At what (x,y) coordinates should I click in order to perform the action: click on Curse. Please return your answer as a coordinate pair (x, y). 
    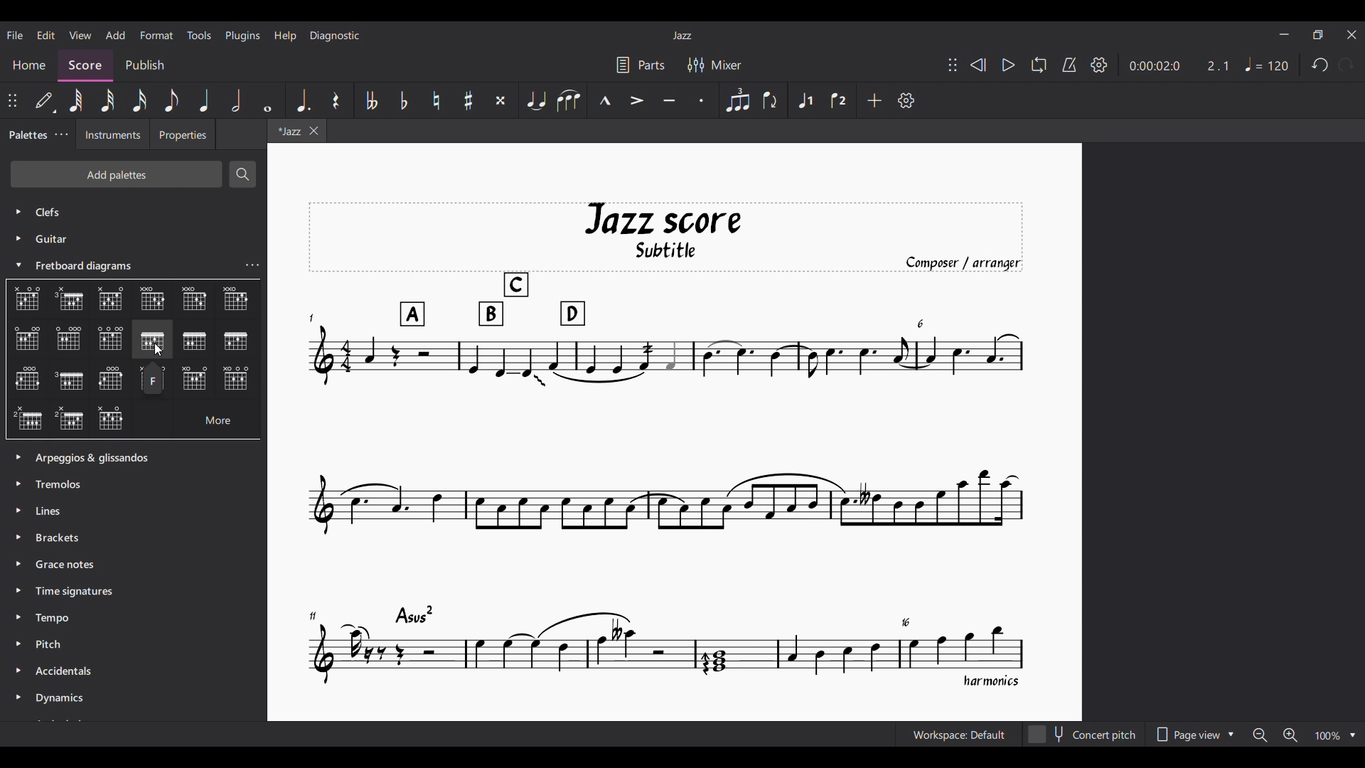
    Looking at the image, I should click on (159, 349).